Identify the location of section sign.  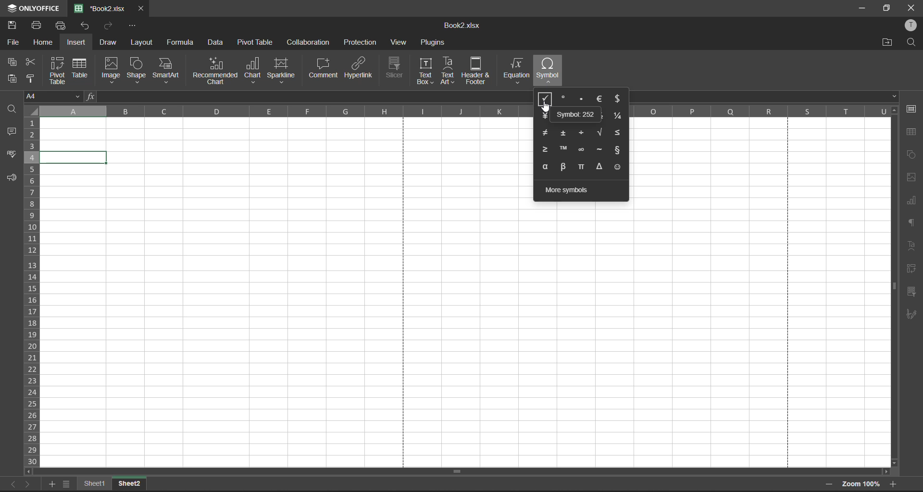
(619, 150).